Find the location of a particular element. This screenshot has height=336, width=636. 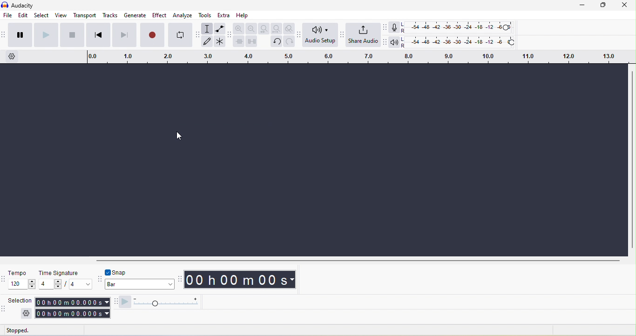

time signature is located at coordinates (60, 273).